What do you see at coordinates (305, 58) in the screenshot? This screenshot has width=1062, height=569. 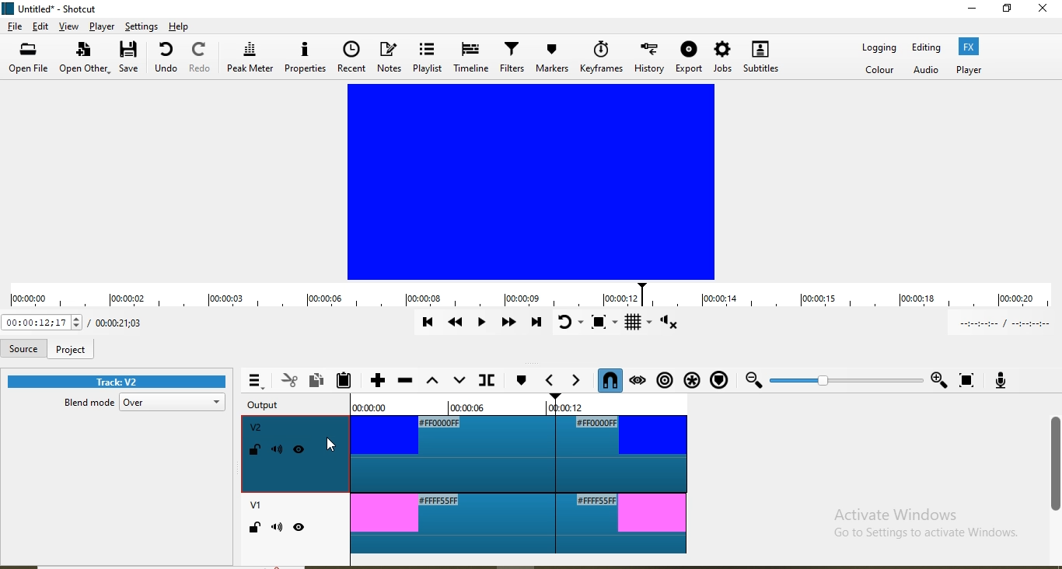 I see `Properties` at bounding box center [305, 58].